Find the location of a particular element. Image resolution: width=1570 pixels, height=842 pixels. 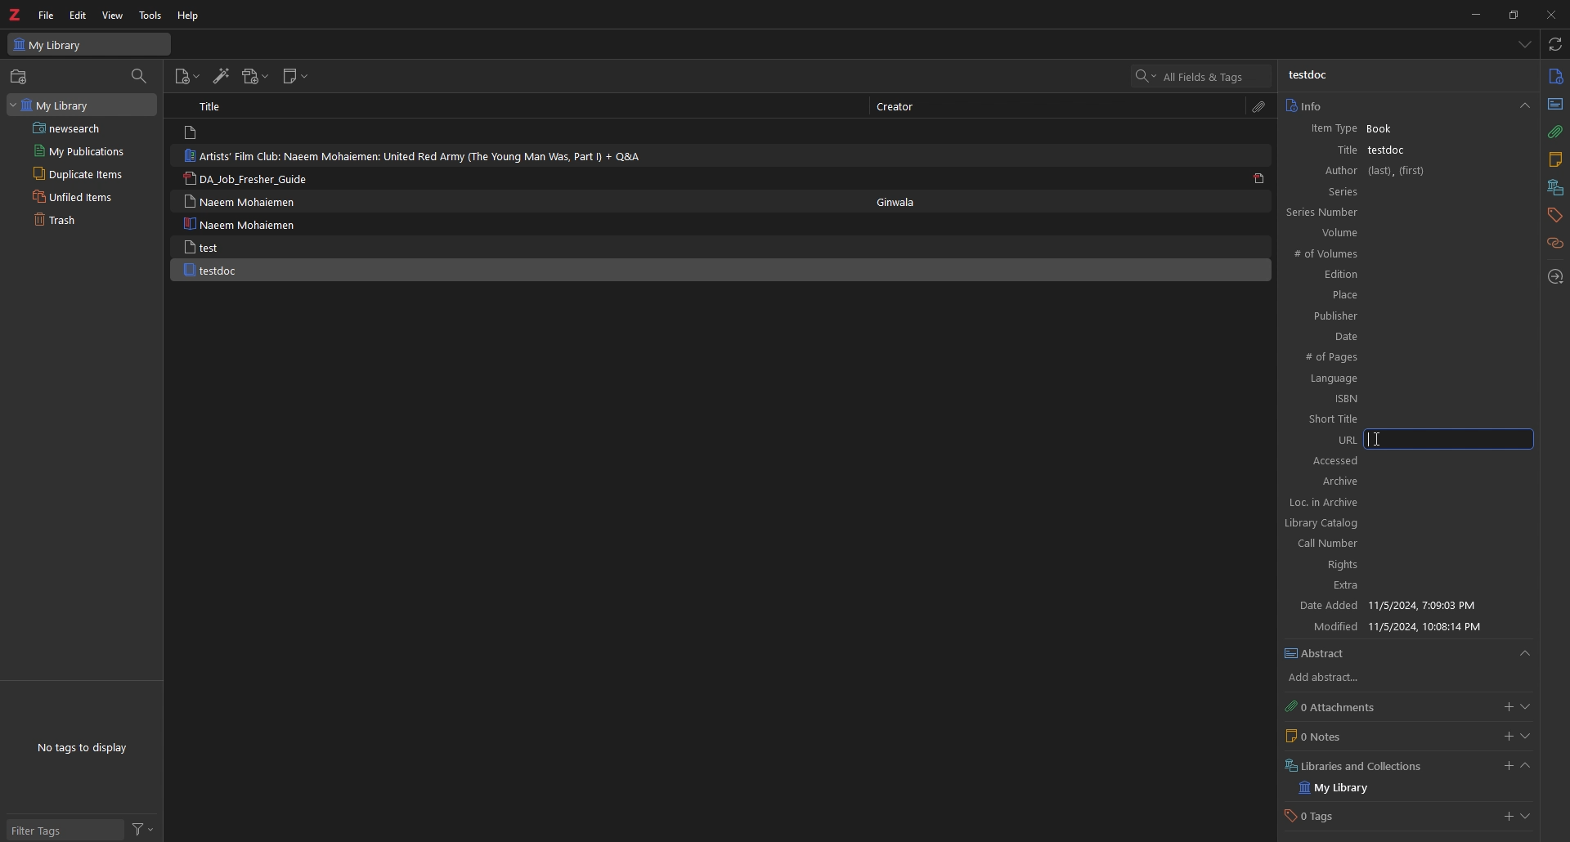

Language is located at coordinates (1388, 379).